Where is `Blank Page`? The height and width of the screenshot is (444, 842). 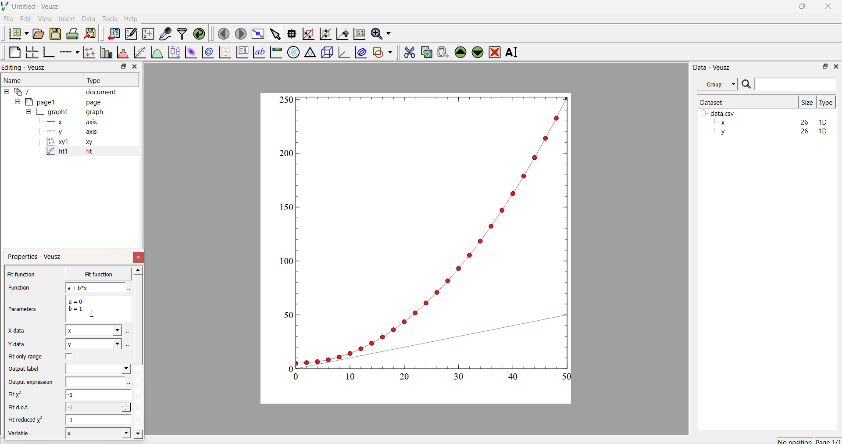
Blank Page is located at coordinates (14, 52).